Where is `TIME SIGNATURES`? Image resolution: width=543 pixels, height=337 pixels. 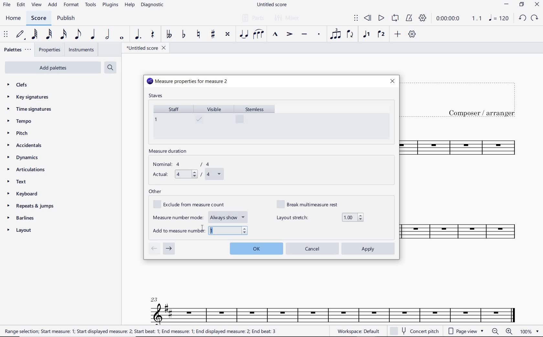 TIME SIGNATURES is located at coordinates (30, 109).